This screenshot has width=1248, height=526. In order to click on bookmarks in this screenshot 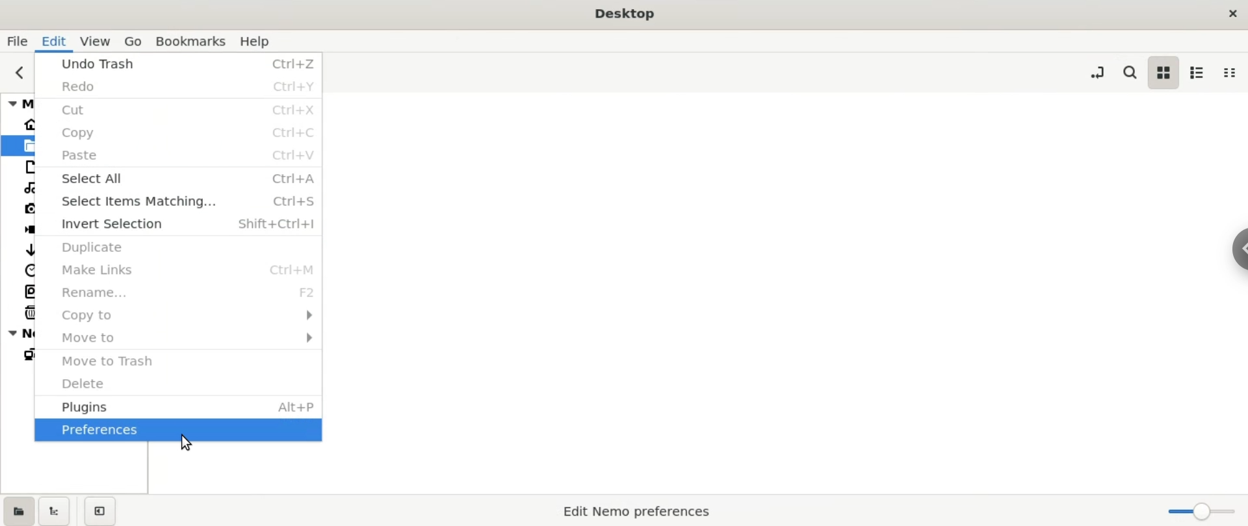, I will do `click(190, 41)`.